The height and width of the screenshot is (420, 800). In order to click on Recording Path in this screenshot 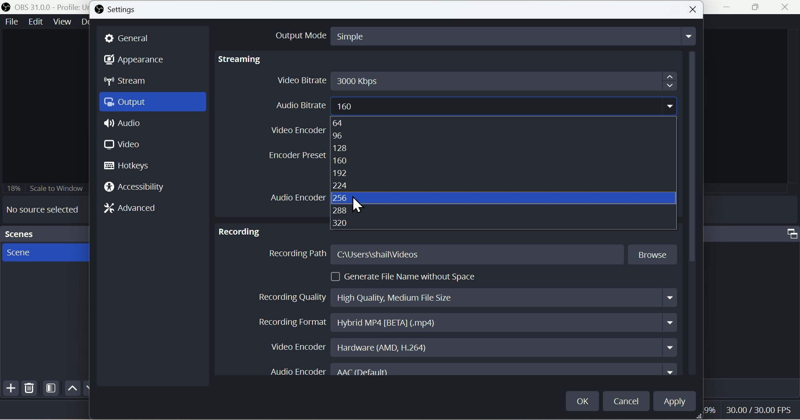, I will do `click(473, 255)`.